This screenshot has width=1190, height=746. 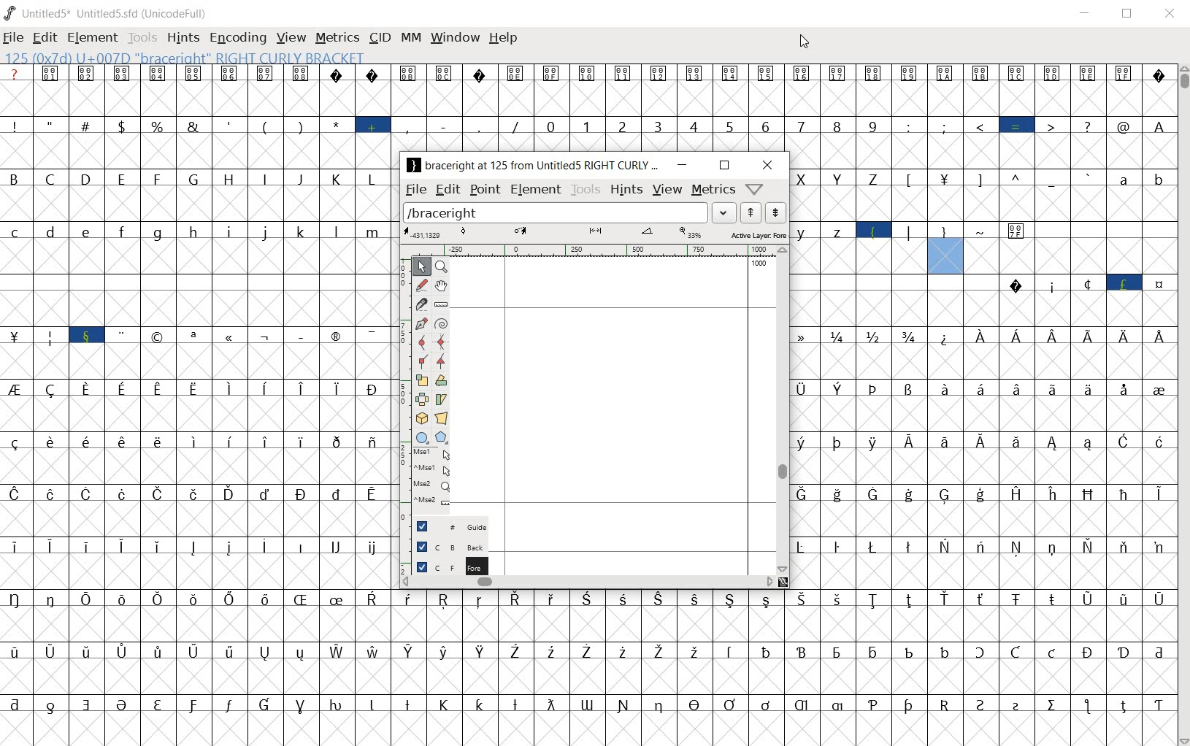 What do you see at coordinates (485, 189) in the screenshot?
I see `point` at bounding box center [485, 189].